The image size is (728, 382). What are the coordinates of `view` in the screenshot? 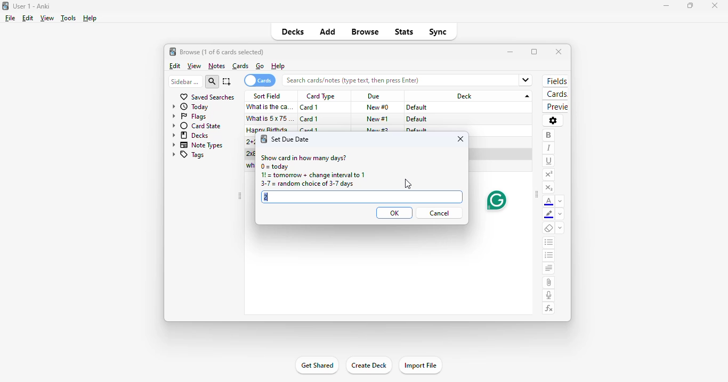 It's located at (46, 18).